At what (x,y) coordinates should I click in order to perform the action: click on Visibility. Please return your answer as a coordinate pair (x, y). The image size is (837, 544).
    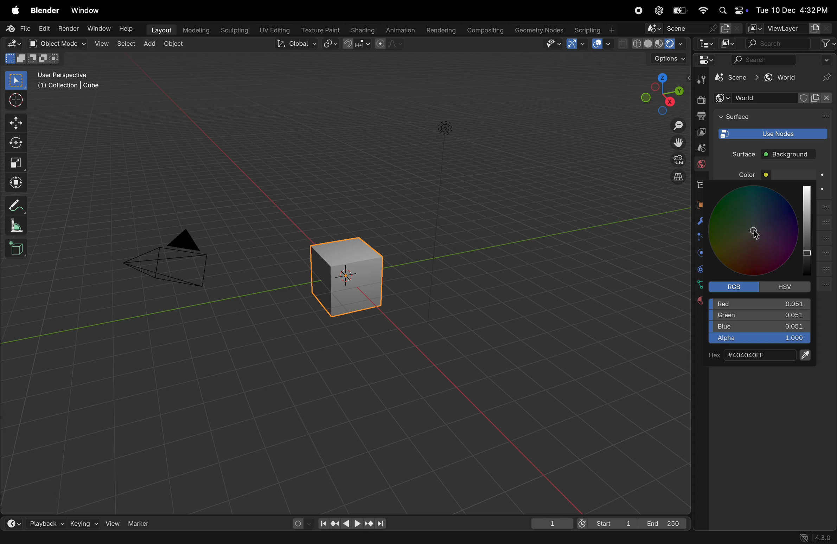
    Looking at the image, I should click on (553, 44).